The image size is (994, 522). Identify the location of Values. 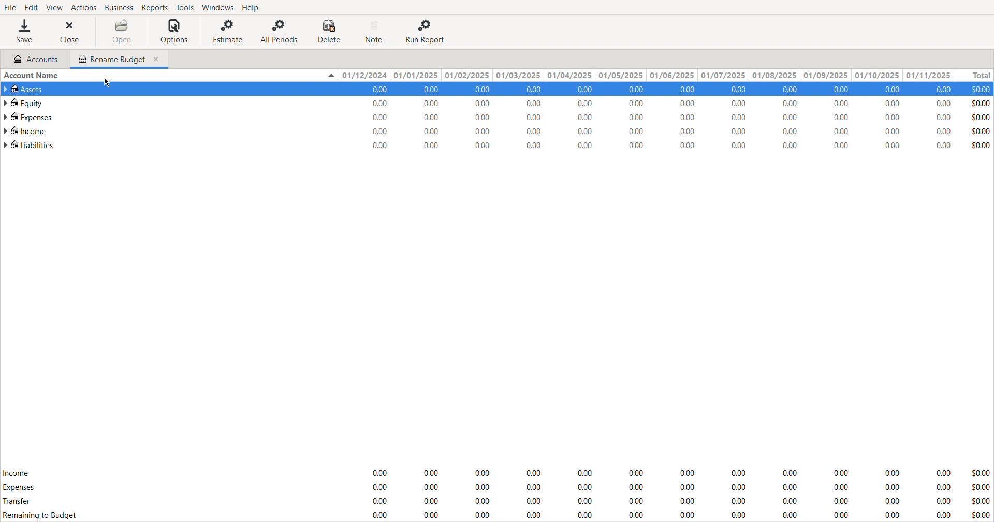
(678, 118).